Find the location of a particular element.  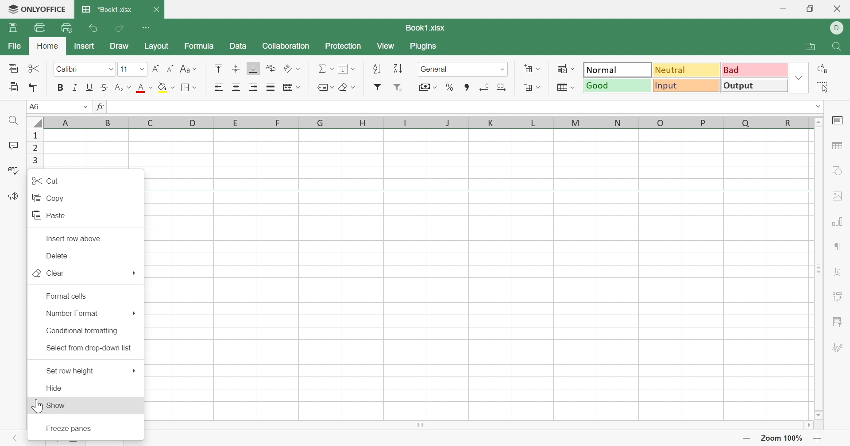

Zoom 100% is located at coordinates (783, 438).